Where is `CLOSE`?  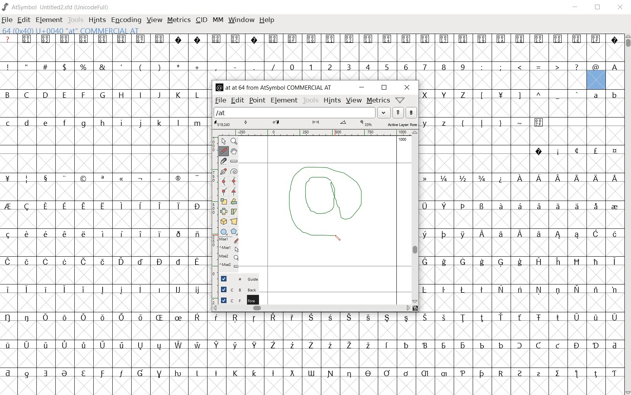
CLOSE is located at coordinates (621, 8).